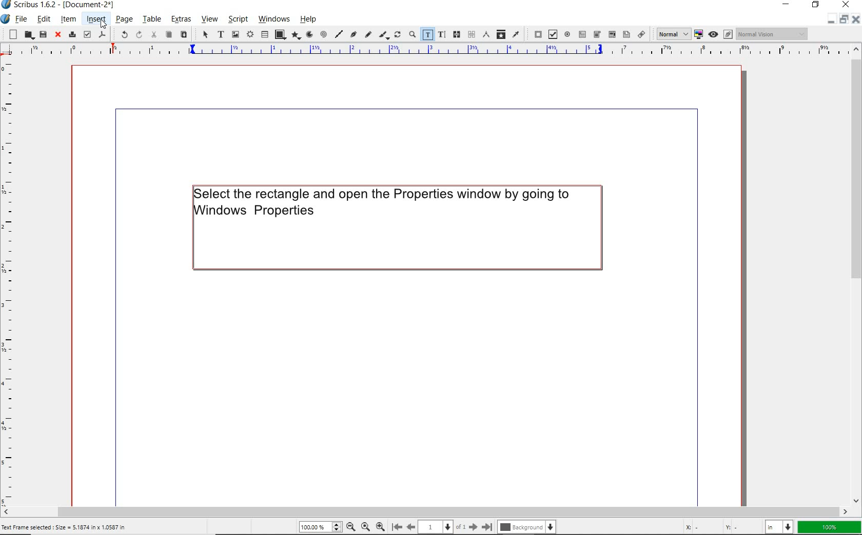 This screenshot has height=535, width=862. What do you see at coordinates (44, 19) in the screenshot?
I see `edit` at bounding box center [44, 19].